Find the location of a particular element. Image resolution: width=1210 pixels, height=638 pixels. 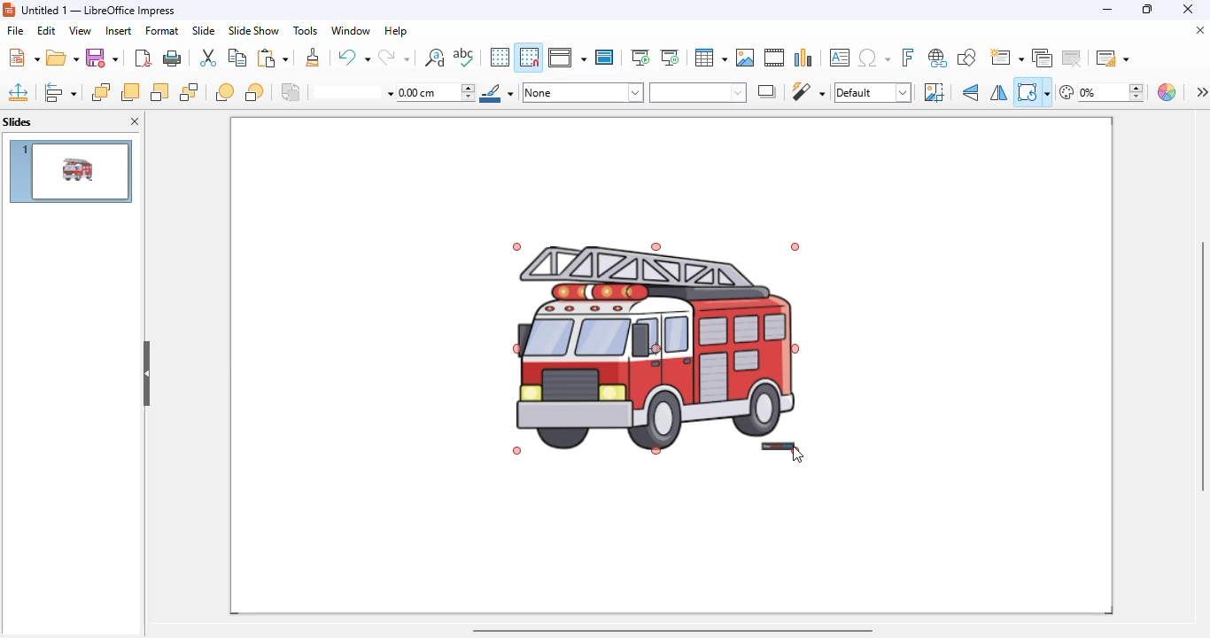

bring to front is located at coordinates (101, 92).